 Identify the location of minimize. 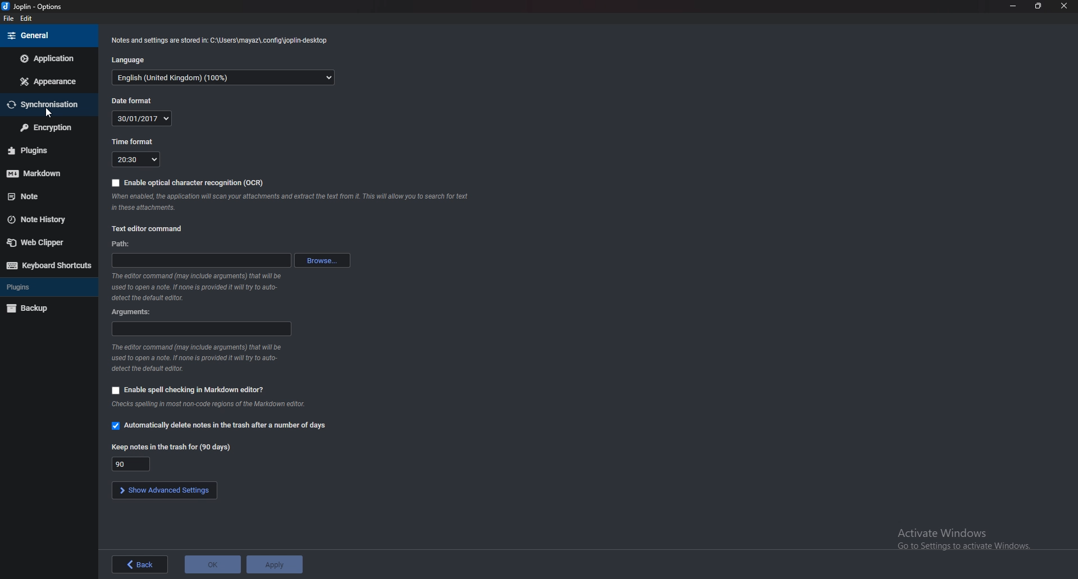
(1013, 5).